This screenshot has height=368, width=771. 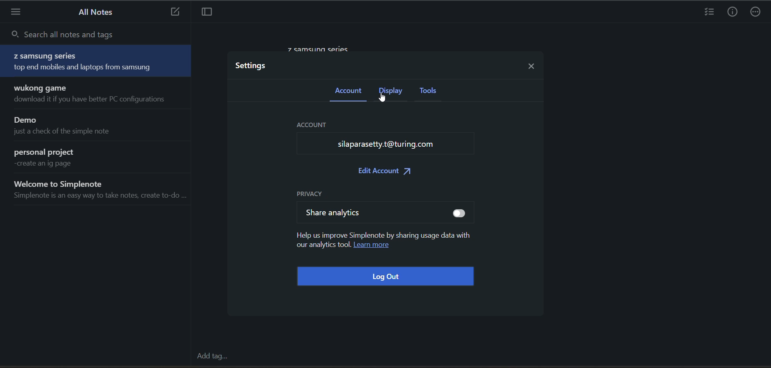 I want to click on close, so click(x=533, y=65).